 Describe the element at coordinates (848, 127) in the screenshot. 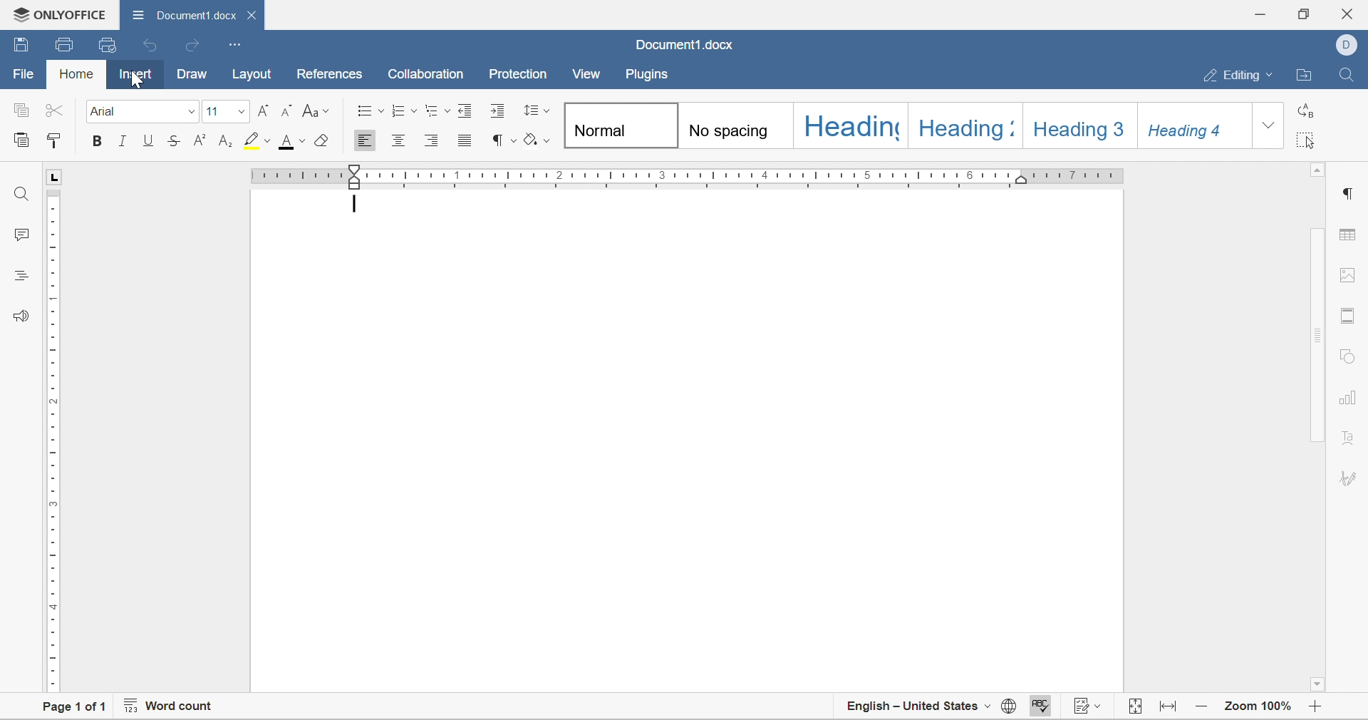

I see `Heading` at that location.